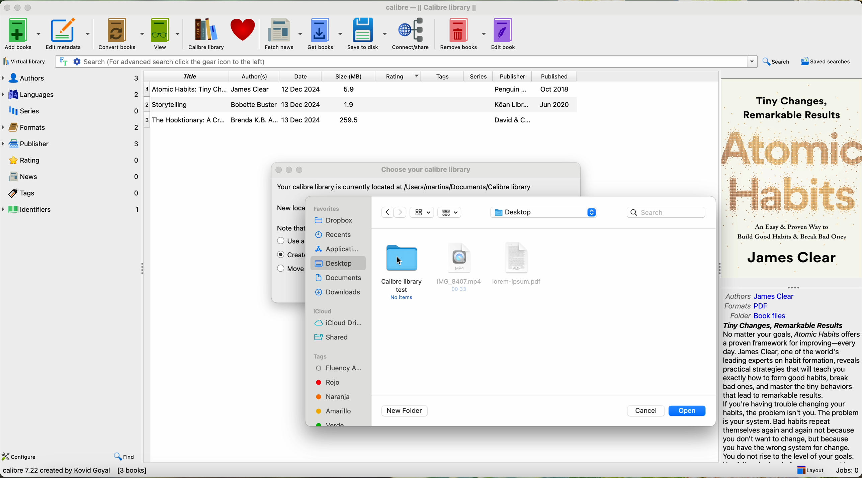 The height and width of the screenshot is (478, 862). Describe the element at coordinates (399, 260) in the screenshot. I see `cursor` at that location.